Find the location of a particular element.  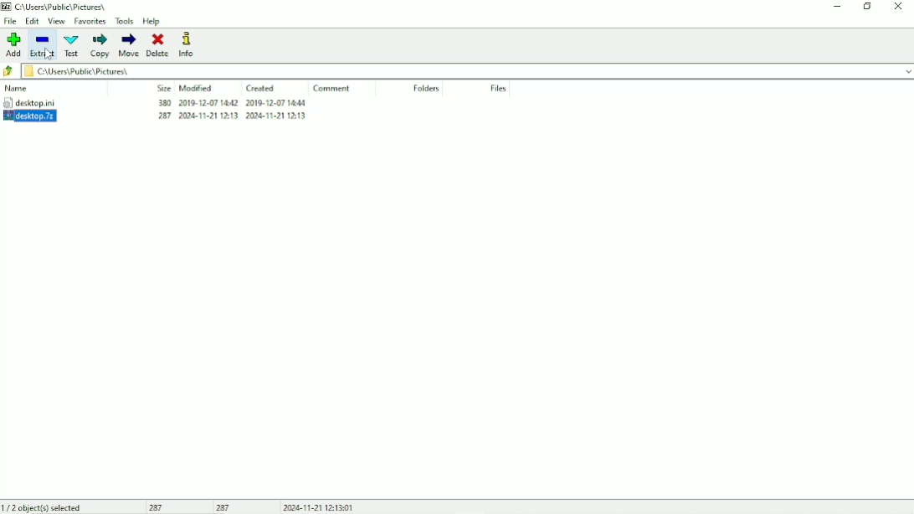

1/2 object(s) selected is located at coordinates (43, 507).